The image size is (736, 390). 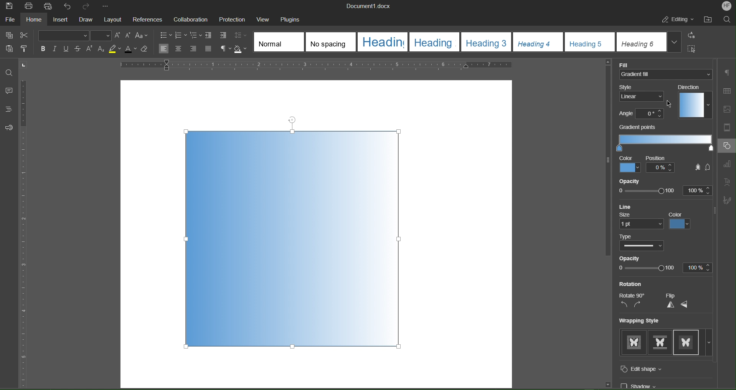 I want to click on Vertical scroll bar, so click(x=604, y=167).